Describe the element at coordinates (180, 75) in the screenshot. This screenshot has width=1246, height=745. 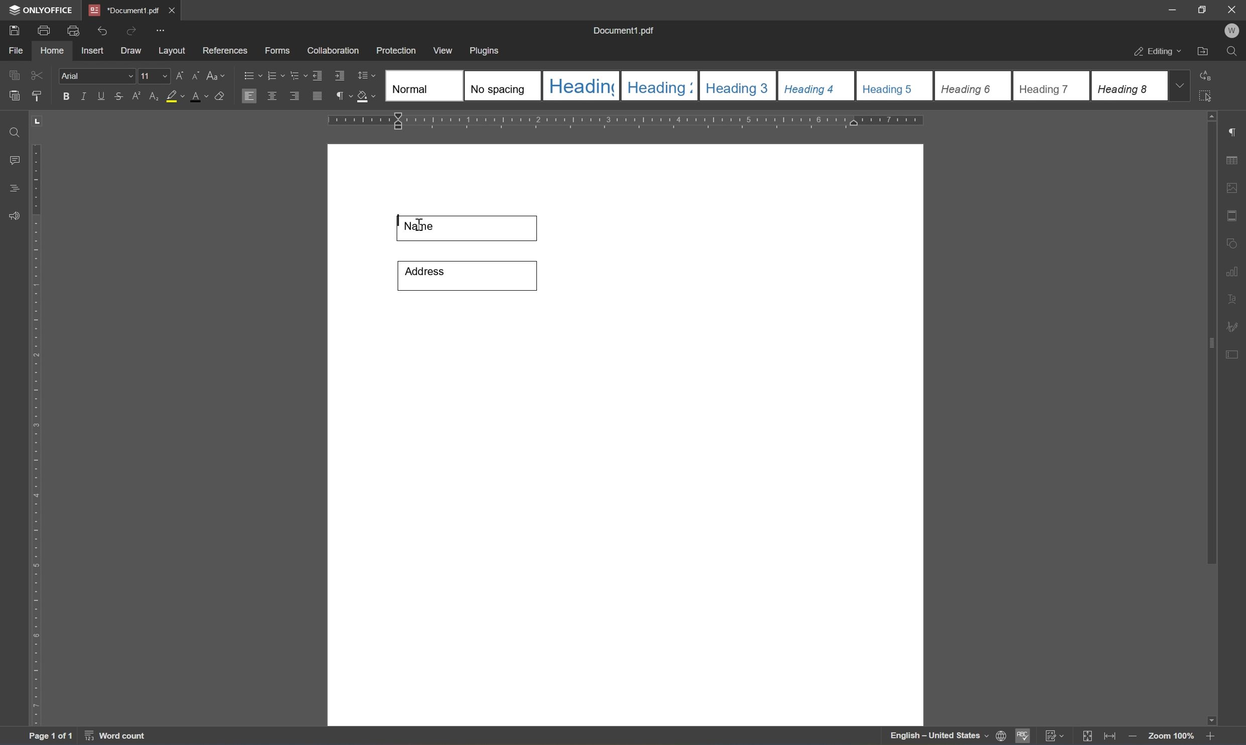
I see `increment font size` at that location.